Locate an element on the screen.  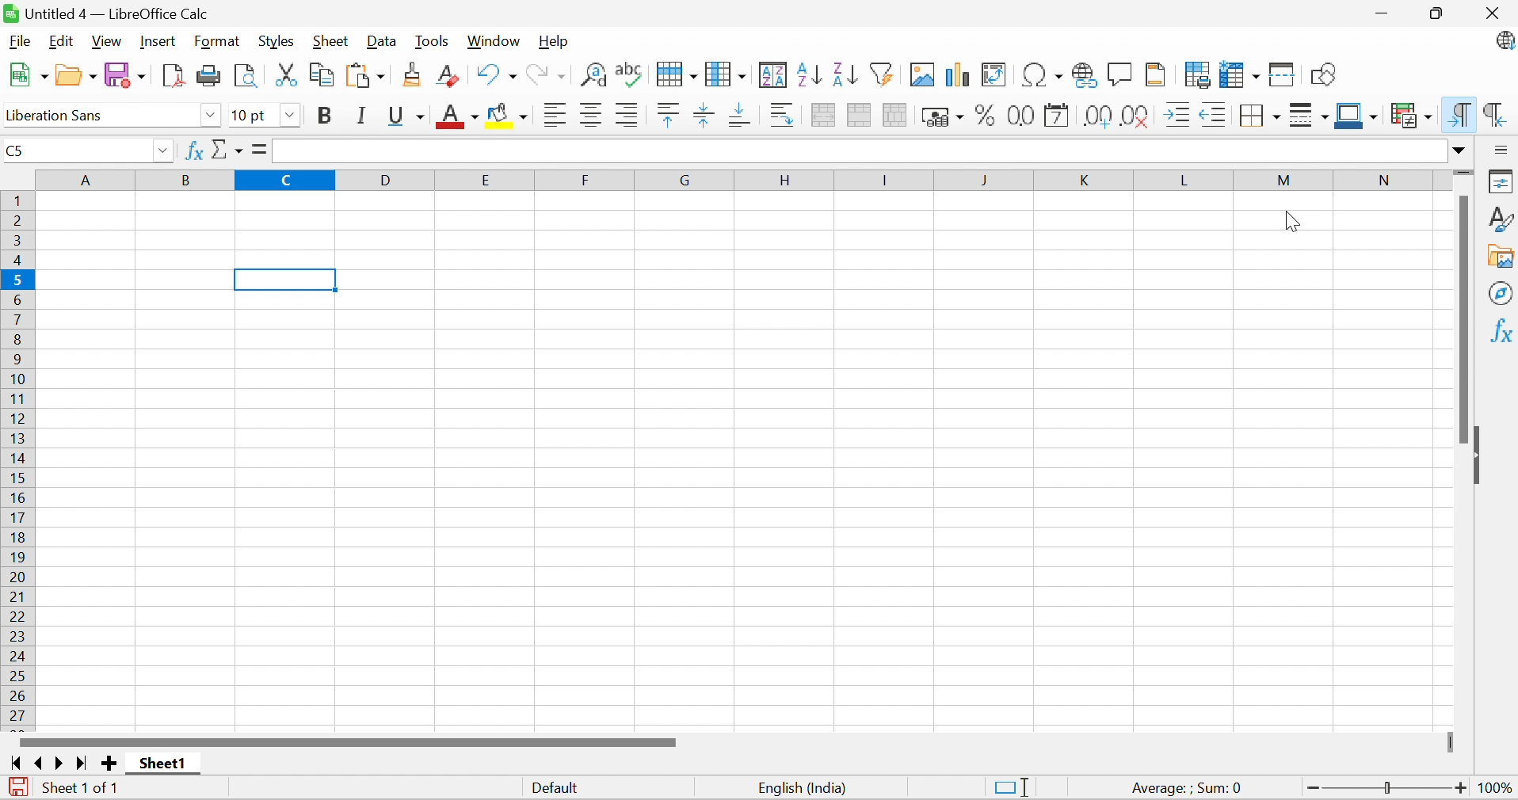
Redo is located at coordinates (545, 77).